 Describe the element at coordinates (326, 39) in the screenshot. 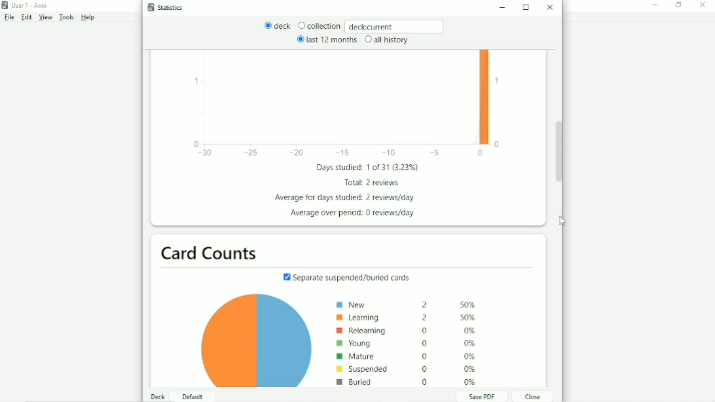

I see `last 12 months` at that location.